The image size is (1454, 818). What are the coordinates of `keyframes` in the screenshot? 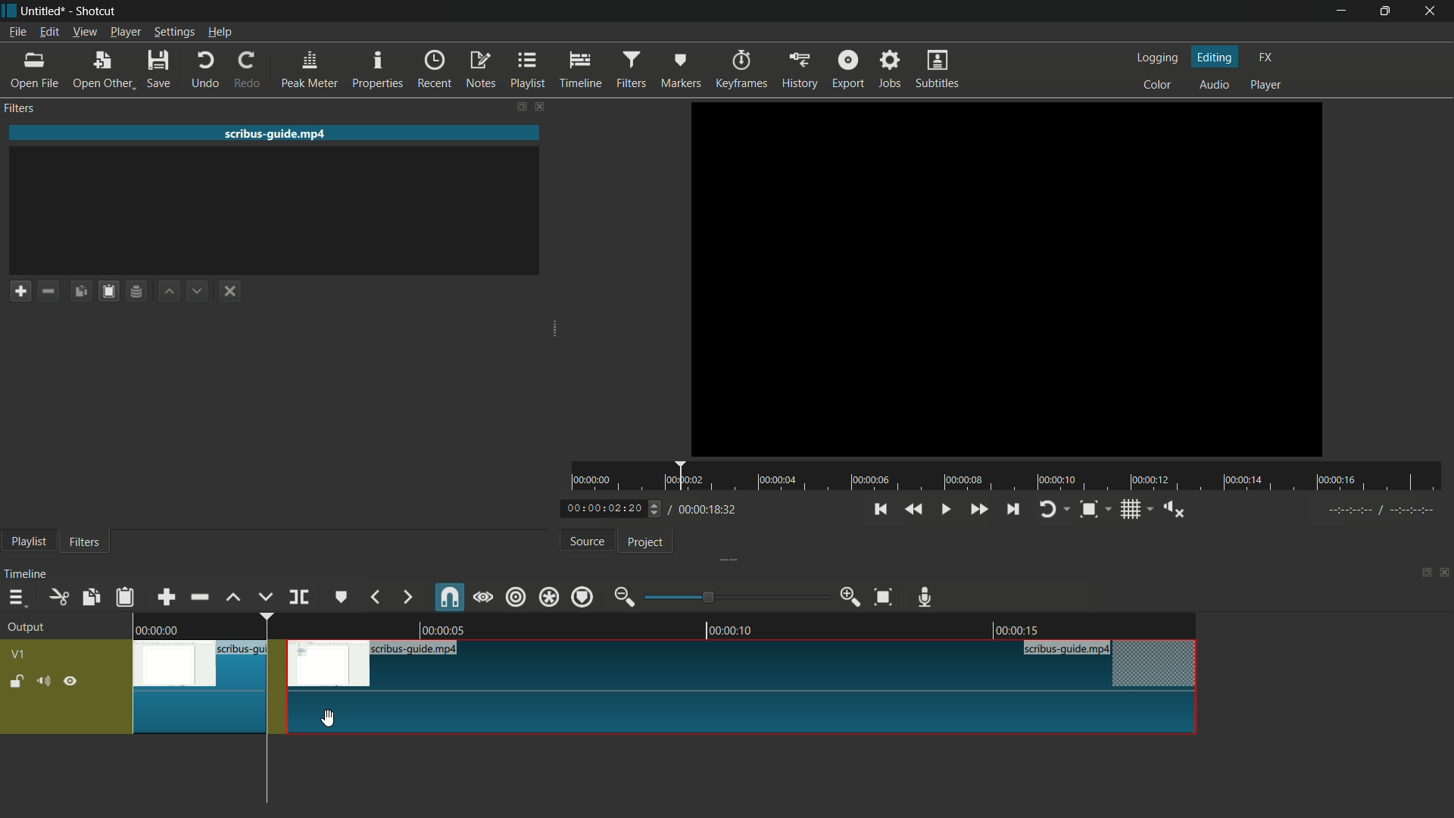 It's located at (744, 70).